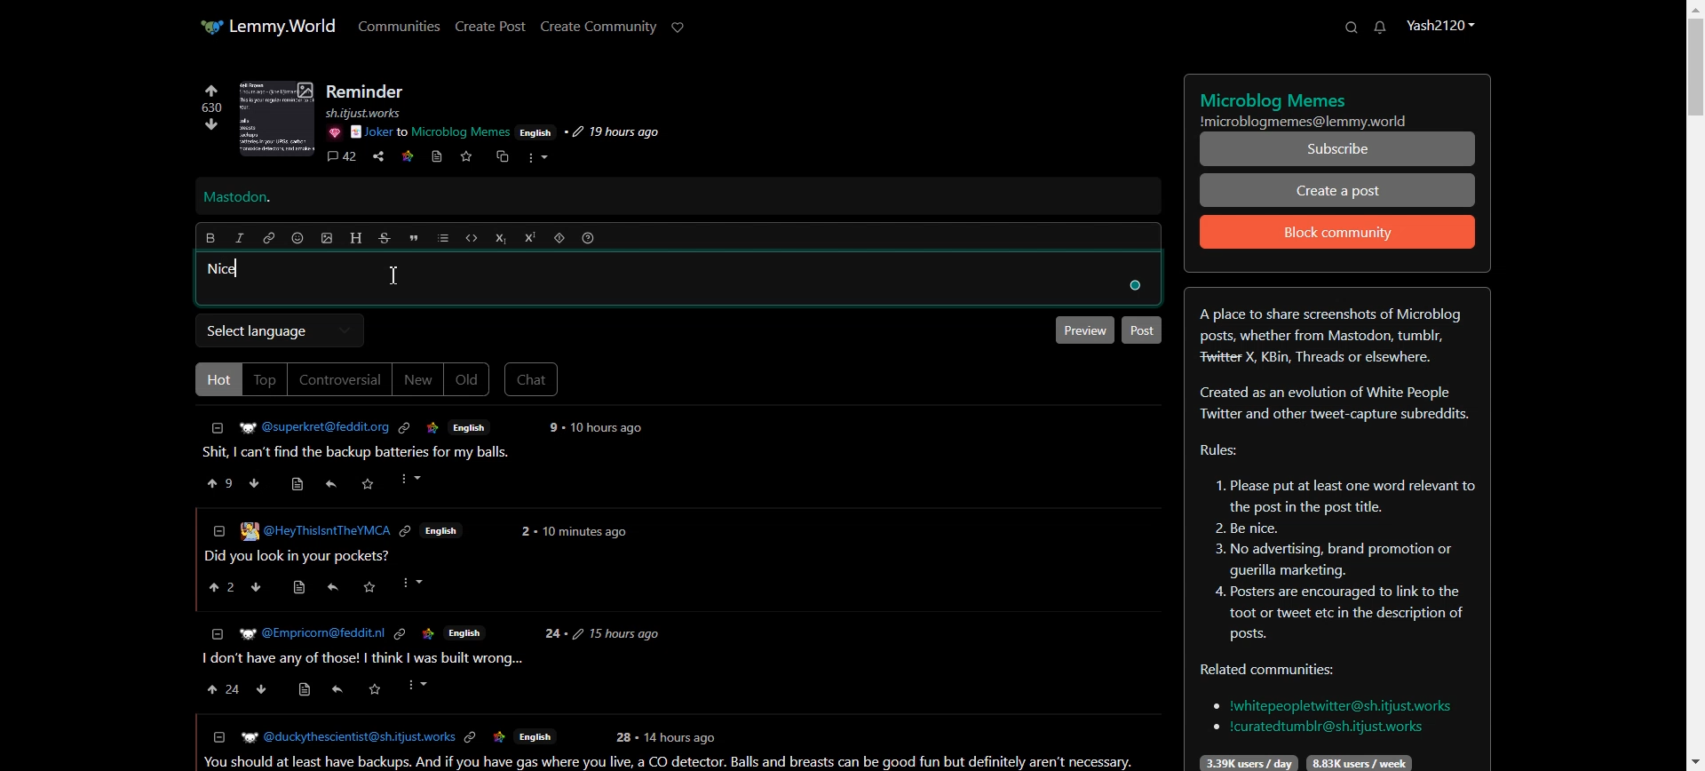 The width and height of the screenshot is (1705, 771). Describe the element at coordinates (305, 691) in the screenshot. I see `` at that location.